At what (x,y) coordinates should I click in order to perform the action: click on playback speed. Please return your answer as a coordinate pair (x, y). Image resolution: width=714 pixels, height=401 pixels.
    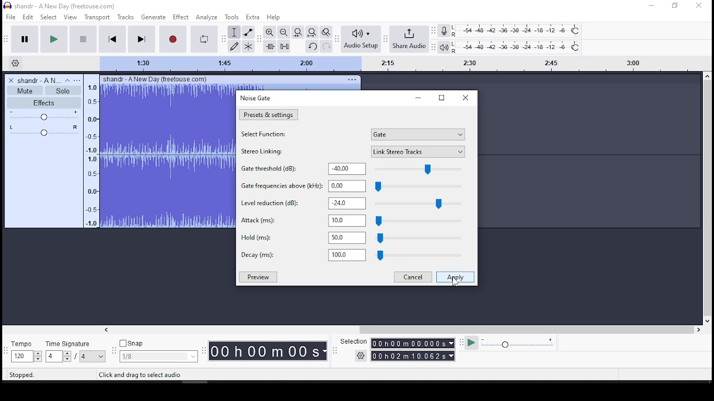
    Looking at the image, I should click on (513, 344).